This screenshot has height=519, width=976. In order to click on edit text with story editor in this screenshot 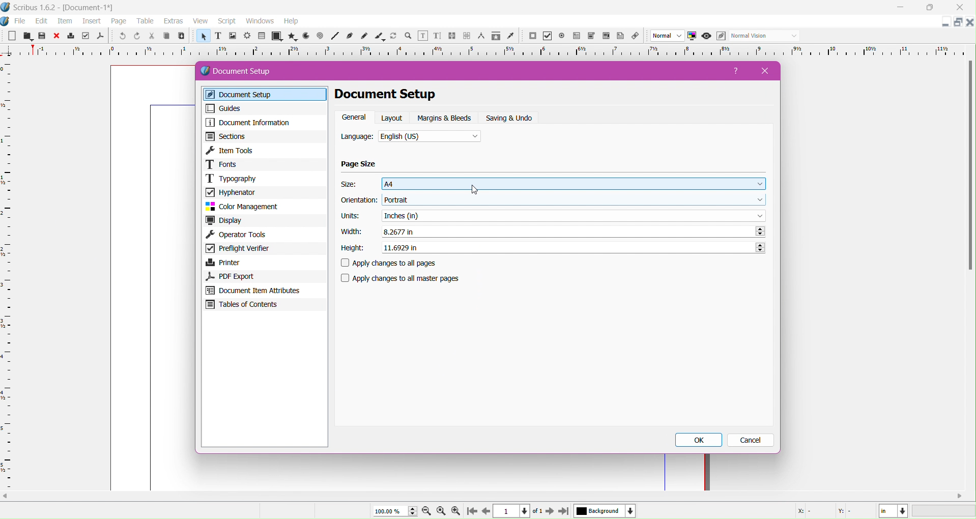, I will do `click(437, 37)`.